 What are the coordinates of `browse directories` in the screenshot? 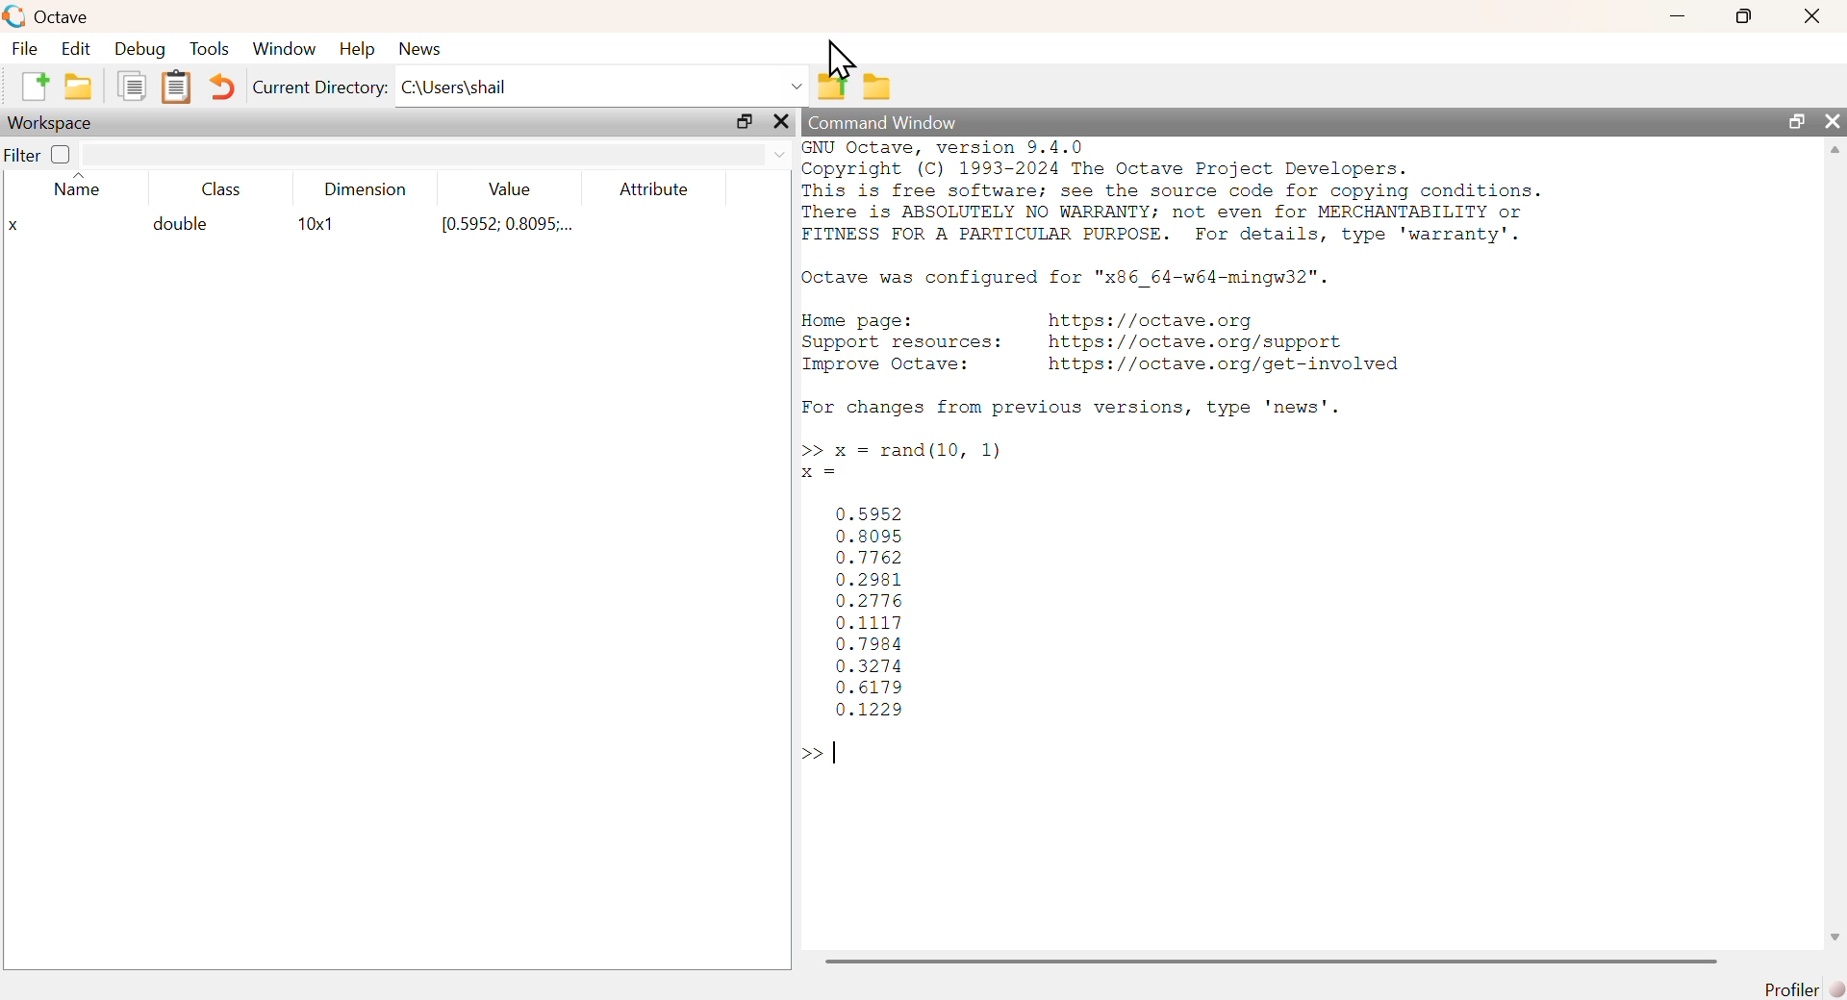 It's located at (878, 87).